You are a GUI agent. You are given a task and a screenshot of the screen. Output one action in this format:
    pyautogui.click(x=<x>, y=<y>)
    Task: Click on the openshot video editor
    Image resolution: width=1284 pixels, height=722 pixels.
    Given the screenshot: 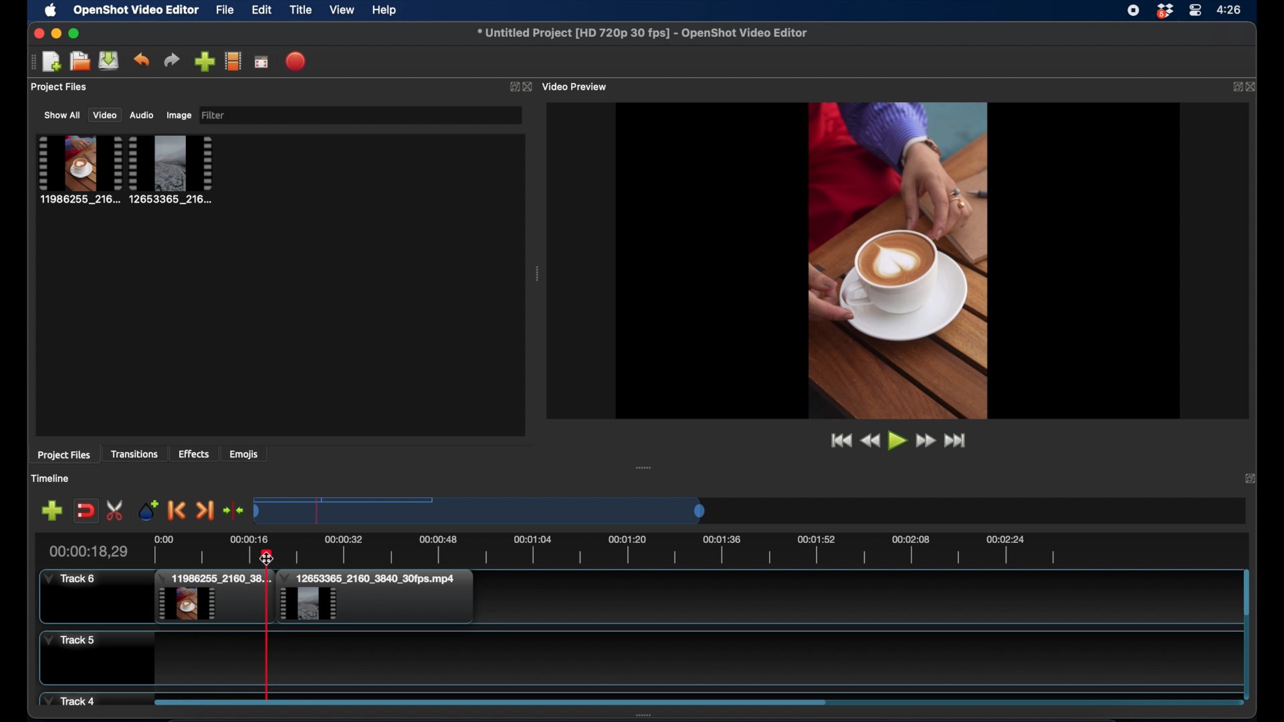 What is the action you would take?
    pyautogui.click(x=136, y=11)
    